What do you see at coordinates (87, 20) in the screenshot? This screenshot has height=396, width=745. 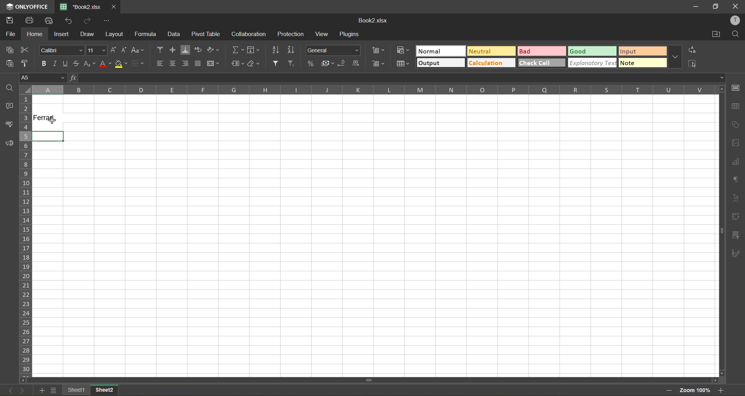 I see `redo` at bounding box center [87, 20].